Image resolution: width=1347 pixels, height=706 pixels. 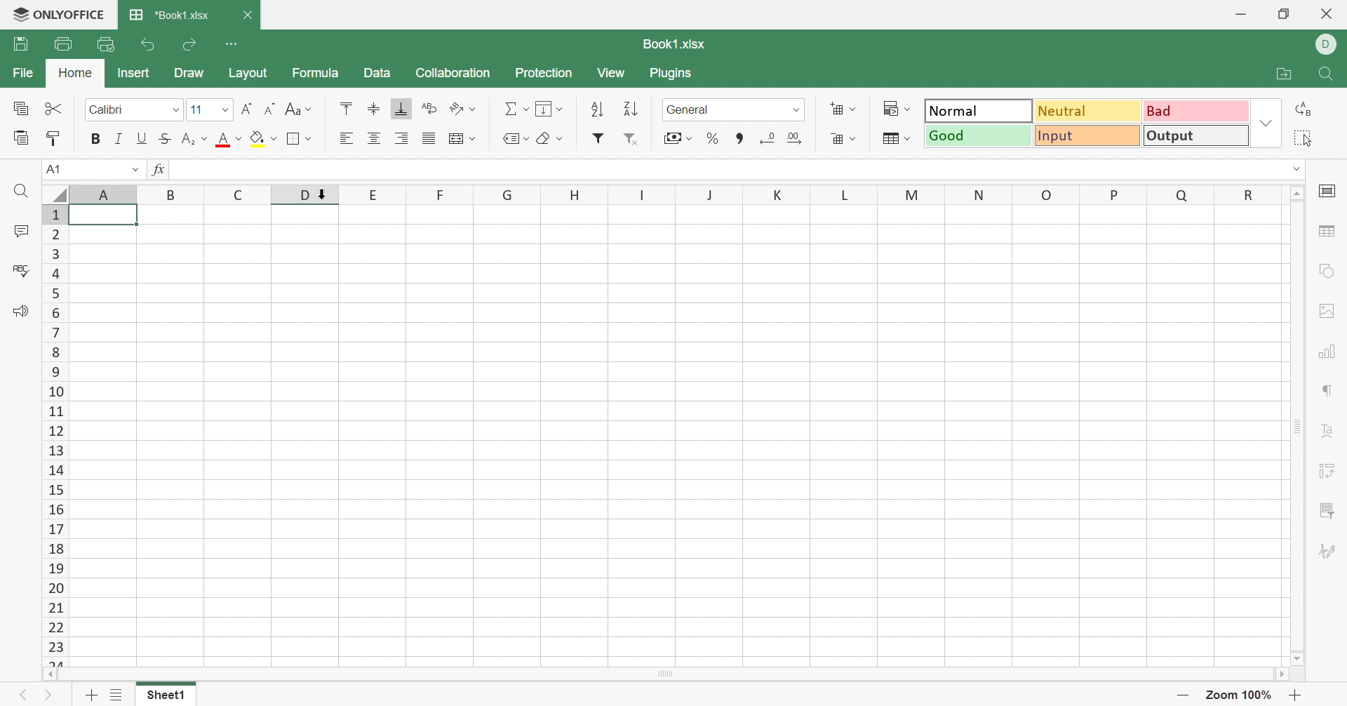 What do you see at coordinates (374, 108) in the screenshot?
I see `Align Middle` at bounding box center [374, 108].